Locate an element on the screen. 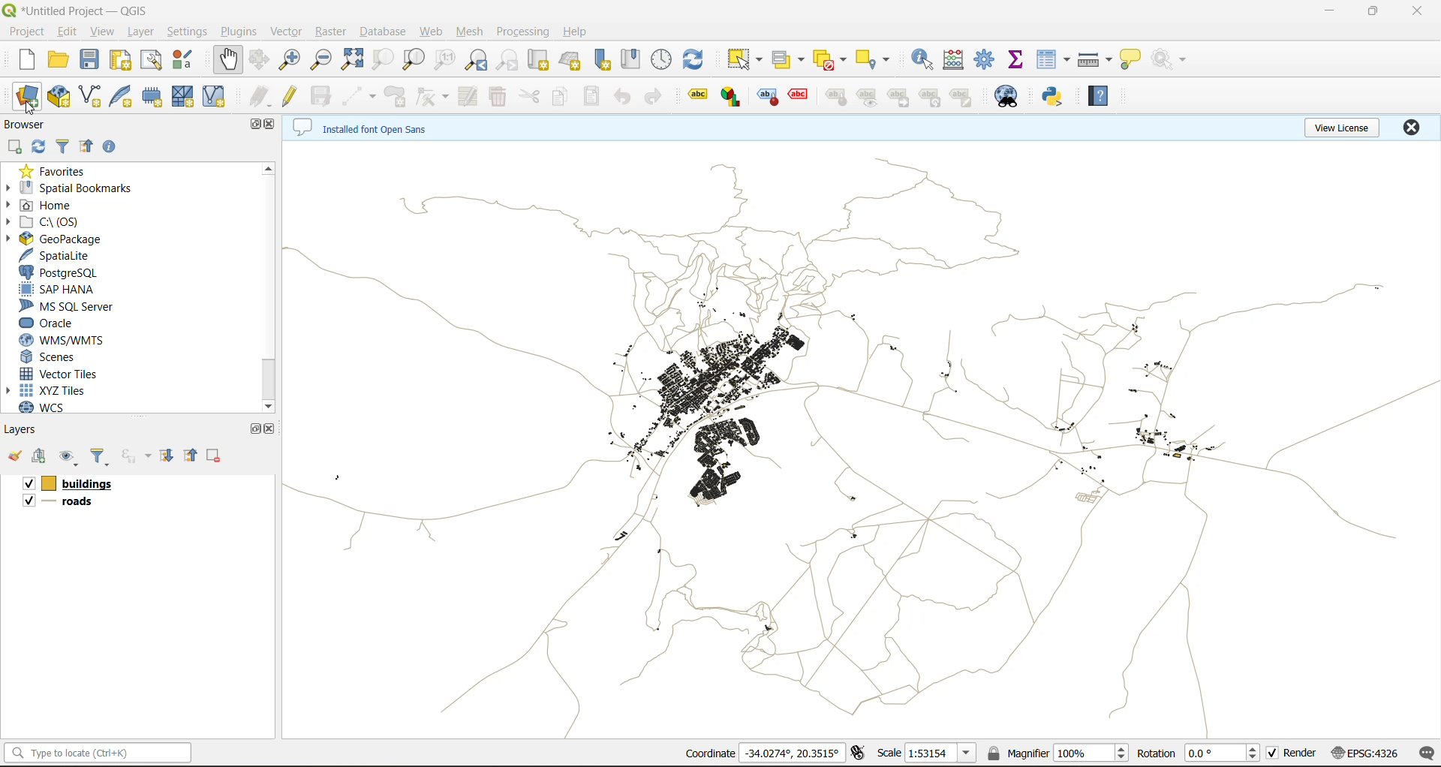  wms/wmts is located at coordinates (68, 340).